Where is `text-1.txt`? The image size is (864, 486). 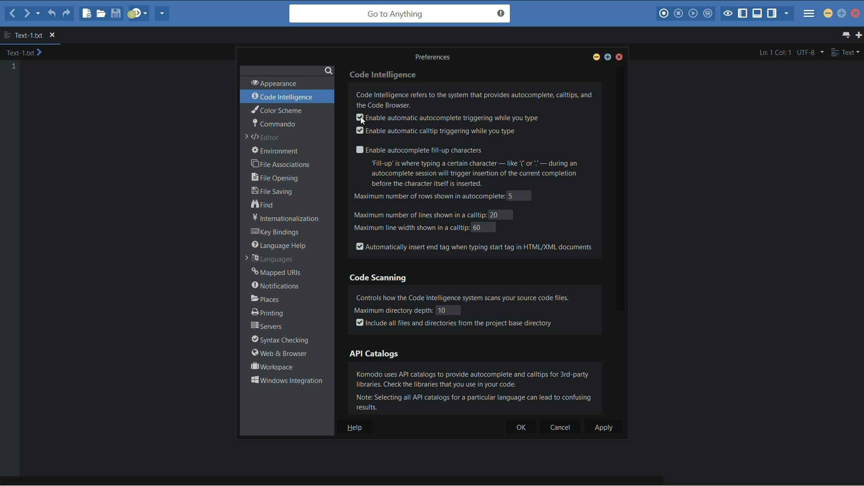
text-1.txt is located at coordinates (24, 53).